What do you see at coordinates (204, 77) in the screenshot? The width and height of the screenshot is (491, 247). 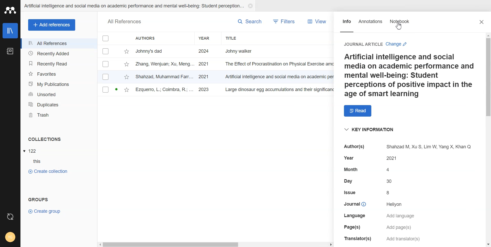 I see `2021` at bounding box center [204, 77].